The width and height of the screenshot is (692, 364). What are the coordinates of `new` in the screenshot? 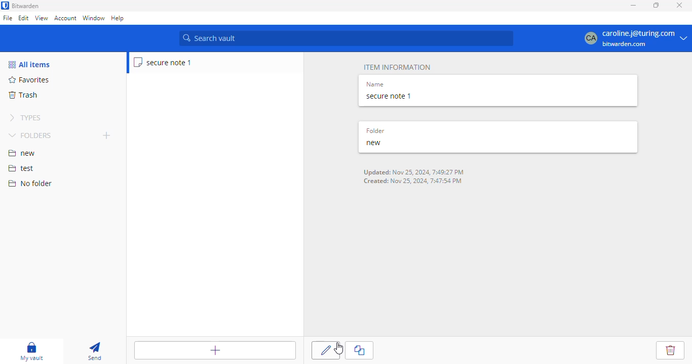 It's located at (374, 143).